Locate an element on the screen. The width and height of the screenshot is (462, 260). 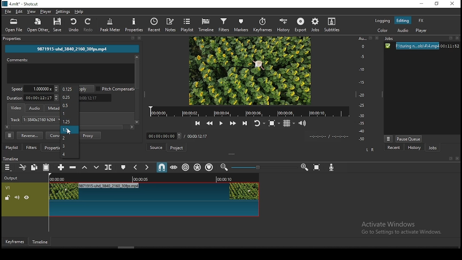
minimize is located at coordinates (423, 4).